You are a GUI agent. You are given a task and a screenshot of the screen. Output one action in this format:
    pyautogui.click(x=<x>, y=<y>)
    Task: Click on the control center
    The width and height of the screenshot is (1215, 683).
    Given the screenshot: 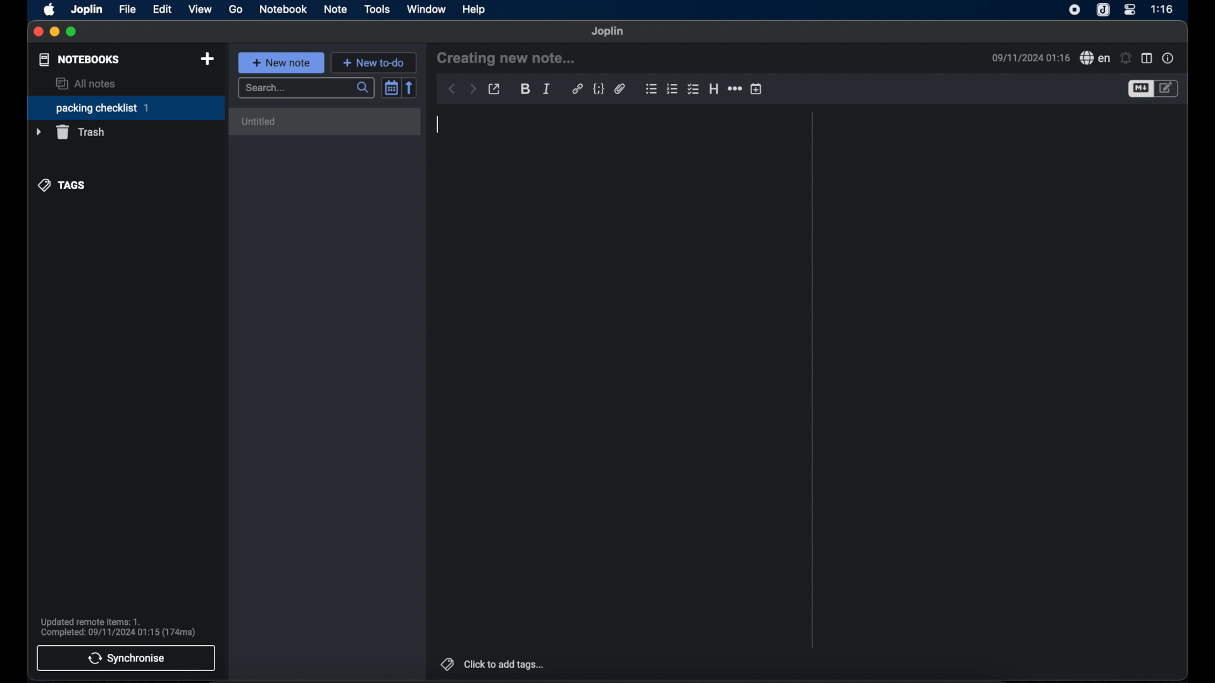 What is the action you would take?
    pyautogui.click(x=1131, y=9)
    